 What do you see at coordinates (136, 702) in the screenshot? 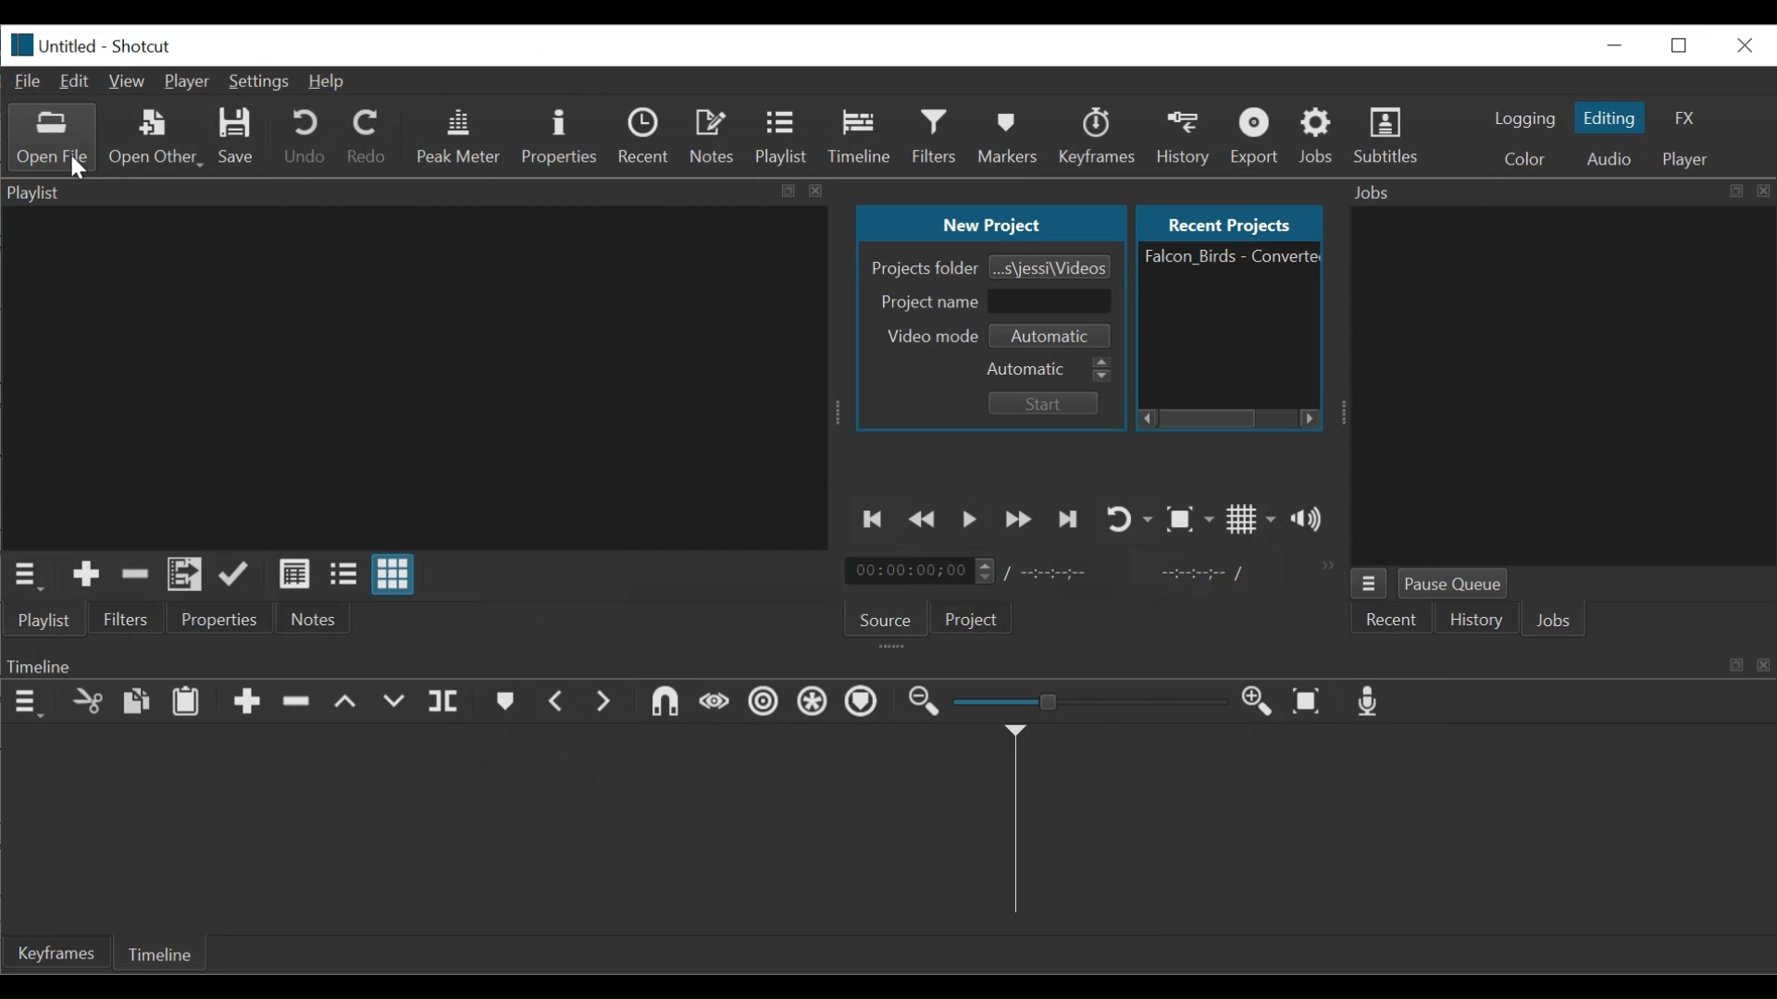
I see `Copy` at bounding box center [136, 702].